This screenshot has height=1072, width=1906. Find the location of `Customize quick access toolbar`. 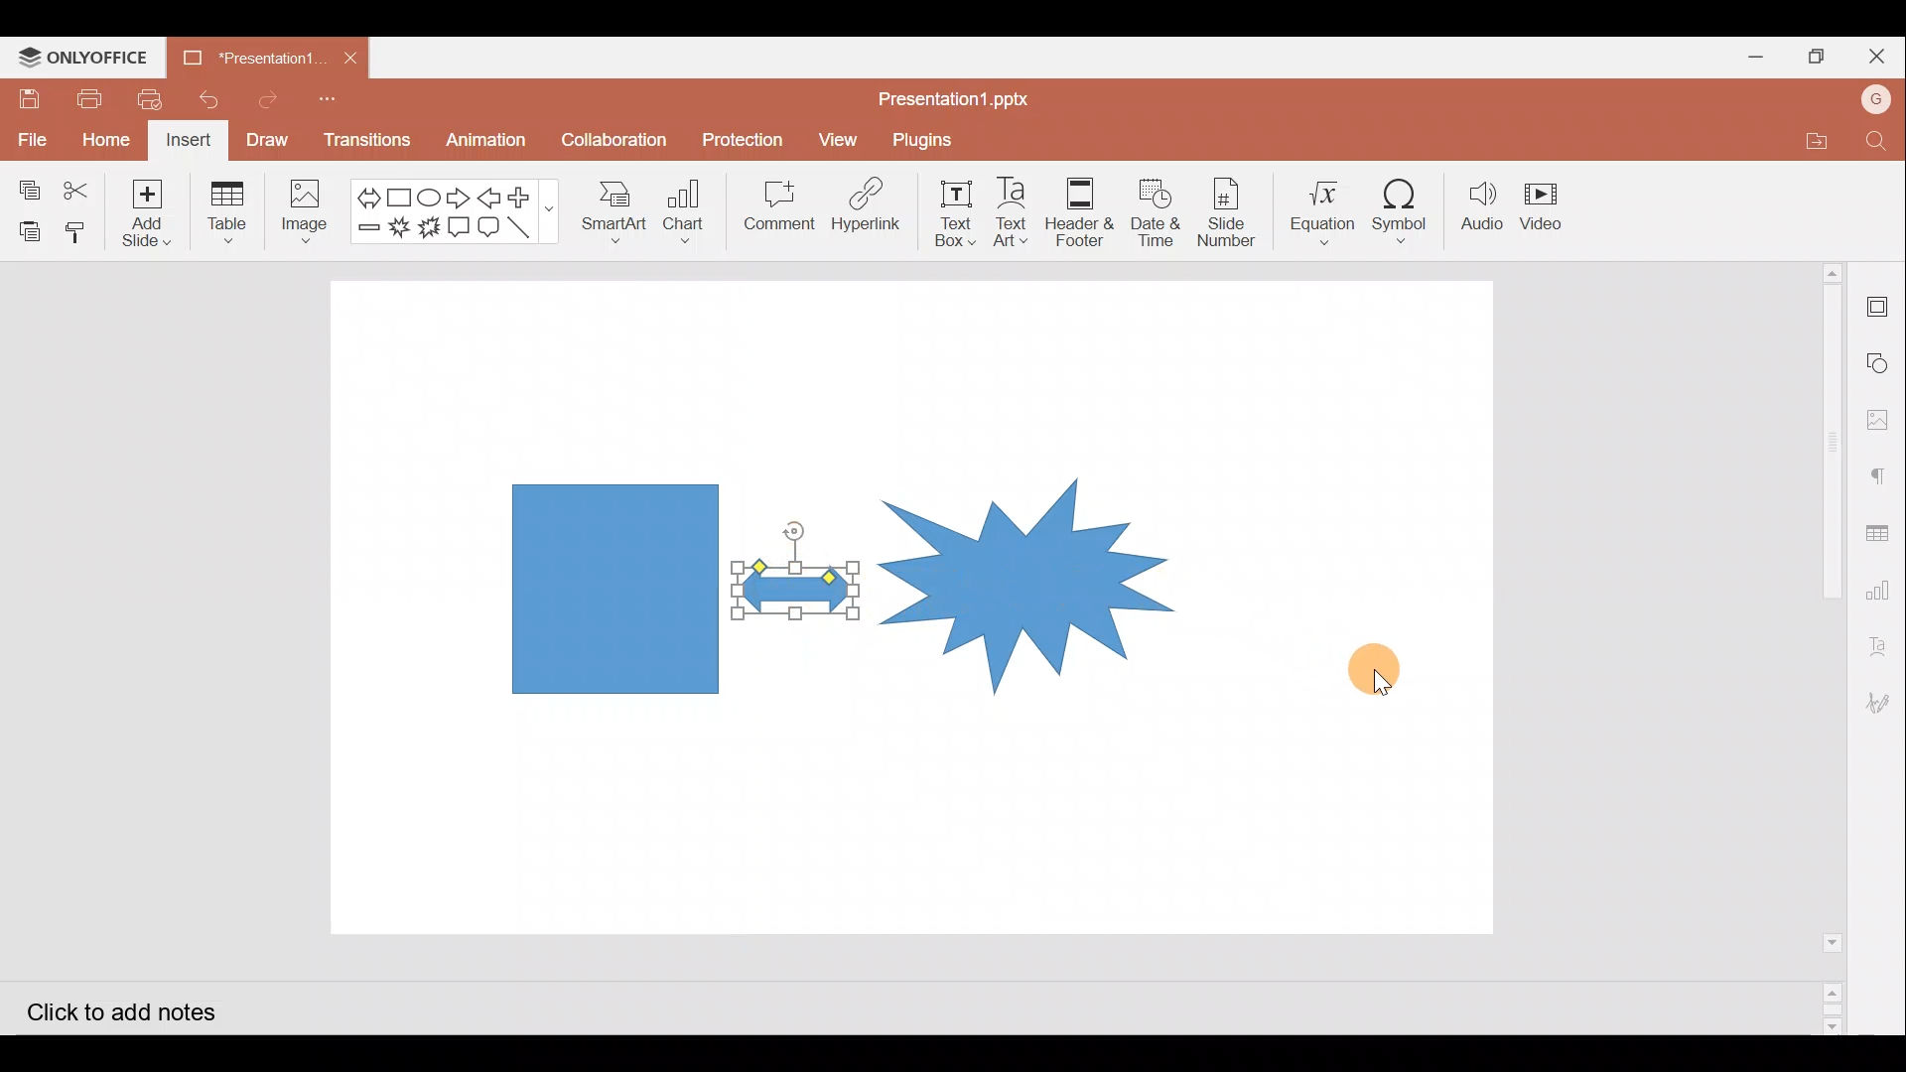

Customize quick access toolbar is located at coordinates (339, 101).